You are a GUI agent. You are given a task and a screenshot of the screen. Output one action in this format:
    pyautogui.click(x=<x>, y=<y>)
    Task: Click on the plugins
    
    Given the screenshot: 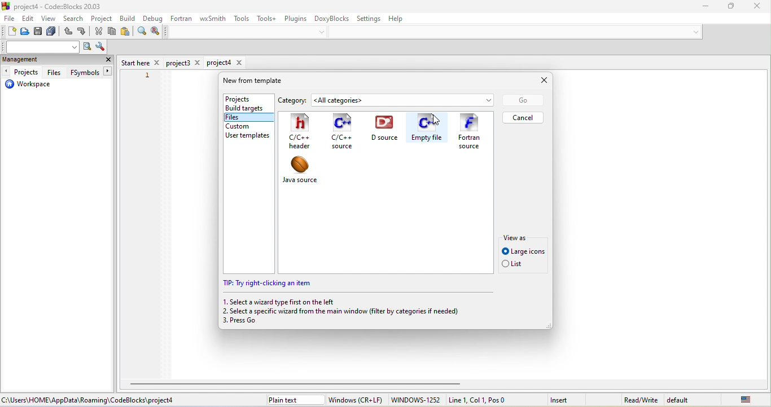 What is the action you would take?
    pyautogui.click(x=295, y=17)
    